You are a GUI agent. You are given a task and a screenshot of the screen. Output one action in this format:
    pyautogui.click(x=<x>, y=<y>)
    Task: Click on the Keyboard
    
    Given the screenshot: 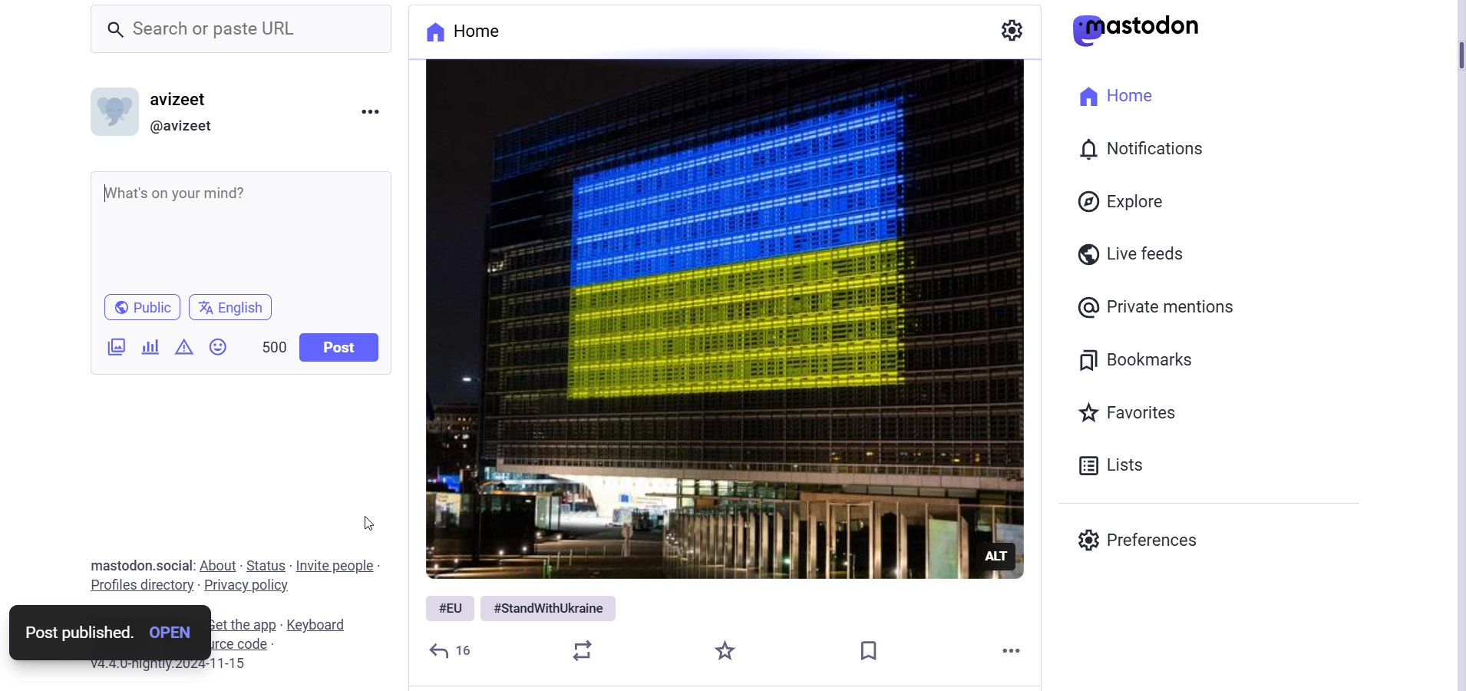 What is the action you would take?
    pyautogui.click(x=321, y=624)
    